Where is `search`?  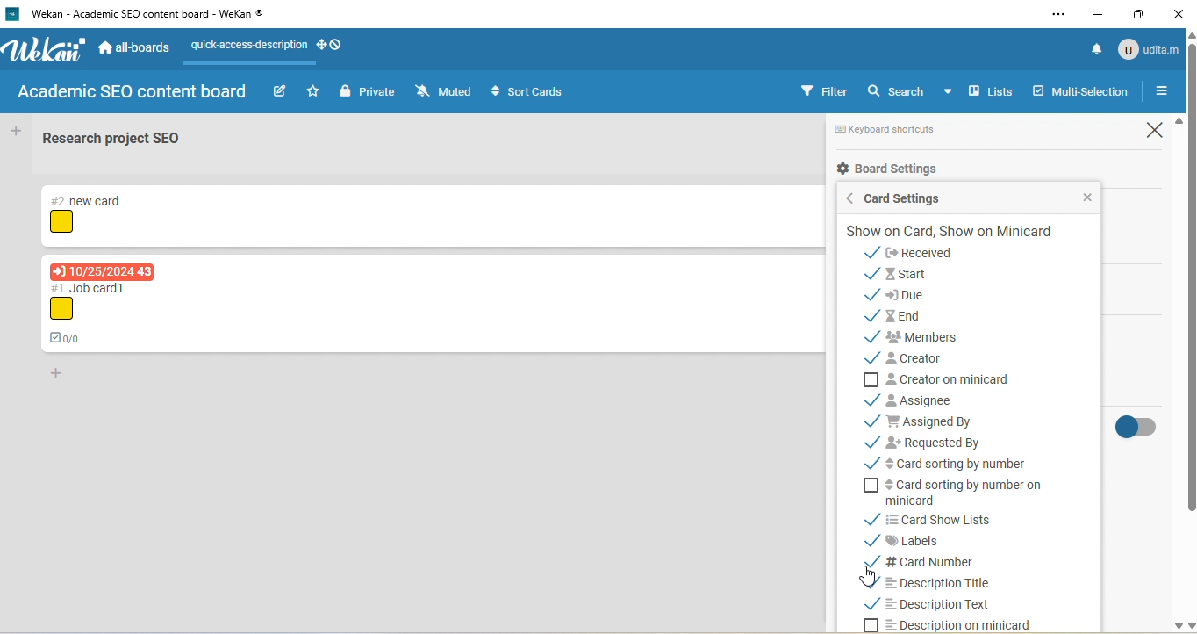
search is located at coordinates (914, 93).